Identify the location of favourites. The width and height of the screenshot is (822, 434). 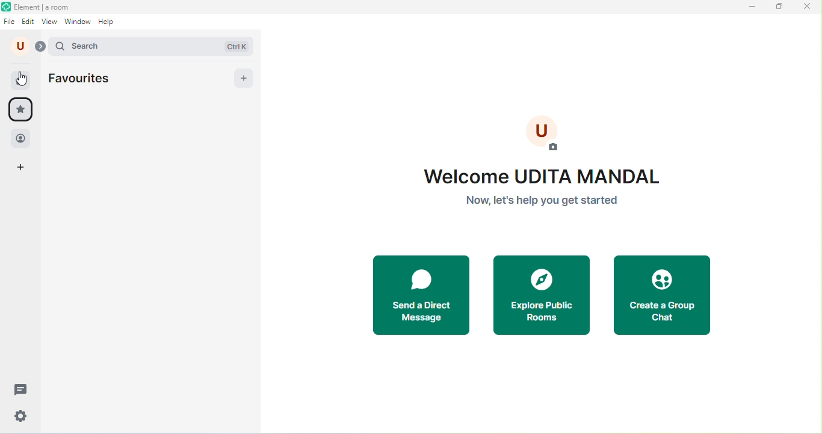
(20, 110).